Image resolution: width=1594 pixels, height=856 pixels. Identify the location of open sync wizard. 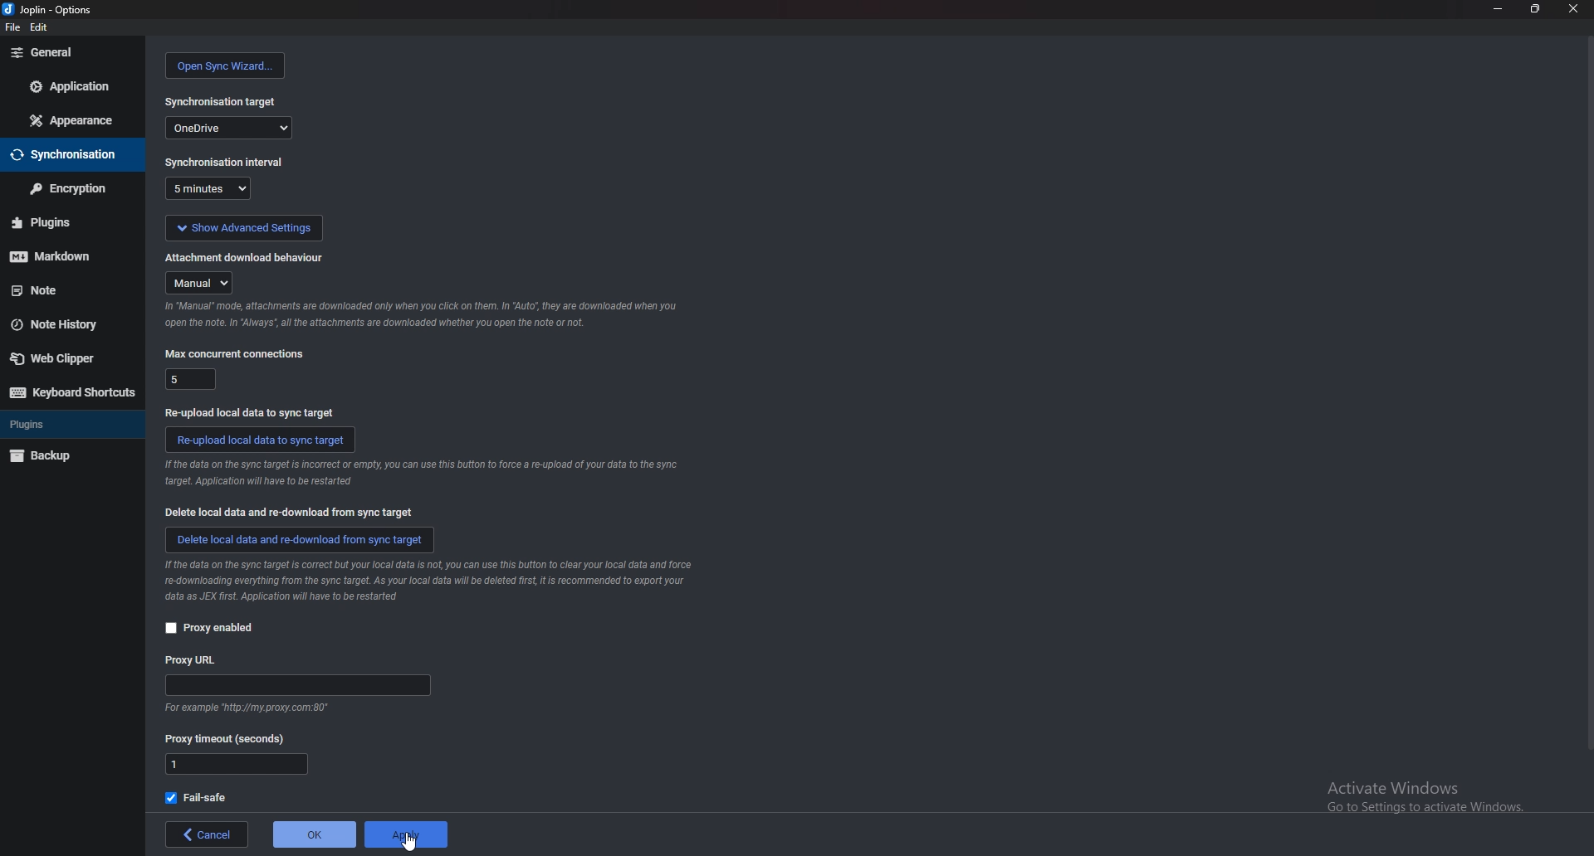
(226, 66).